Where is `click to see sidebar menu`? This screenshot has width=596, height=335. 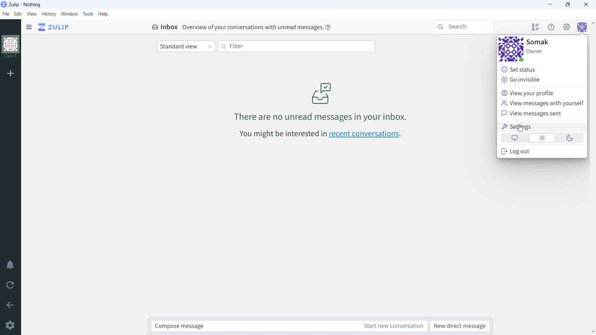
click to see sidebar menu is located at coordinates (29, 27).